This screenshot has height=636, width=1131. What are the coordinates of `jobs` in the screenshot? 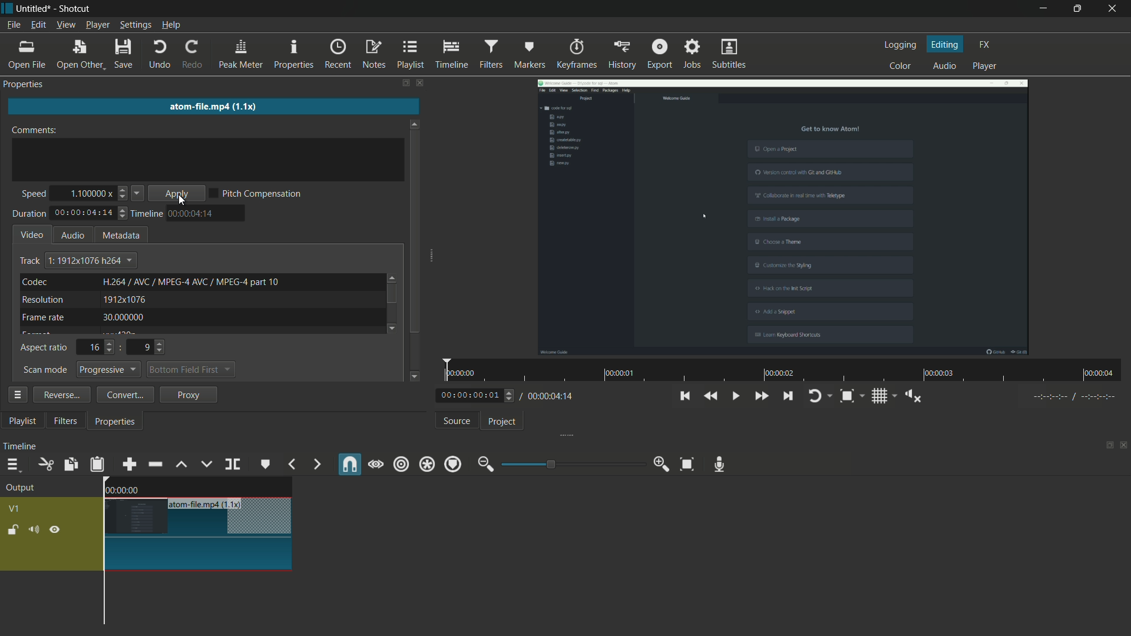 It's located at (692, 53).